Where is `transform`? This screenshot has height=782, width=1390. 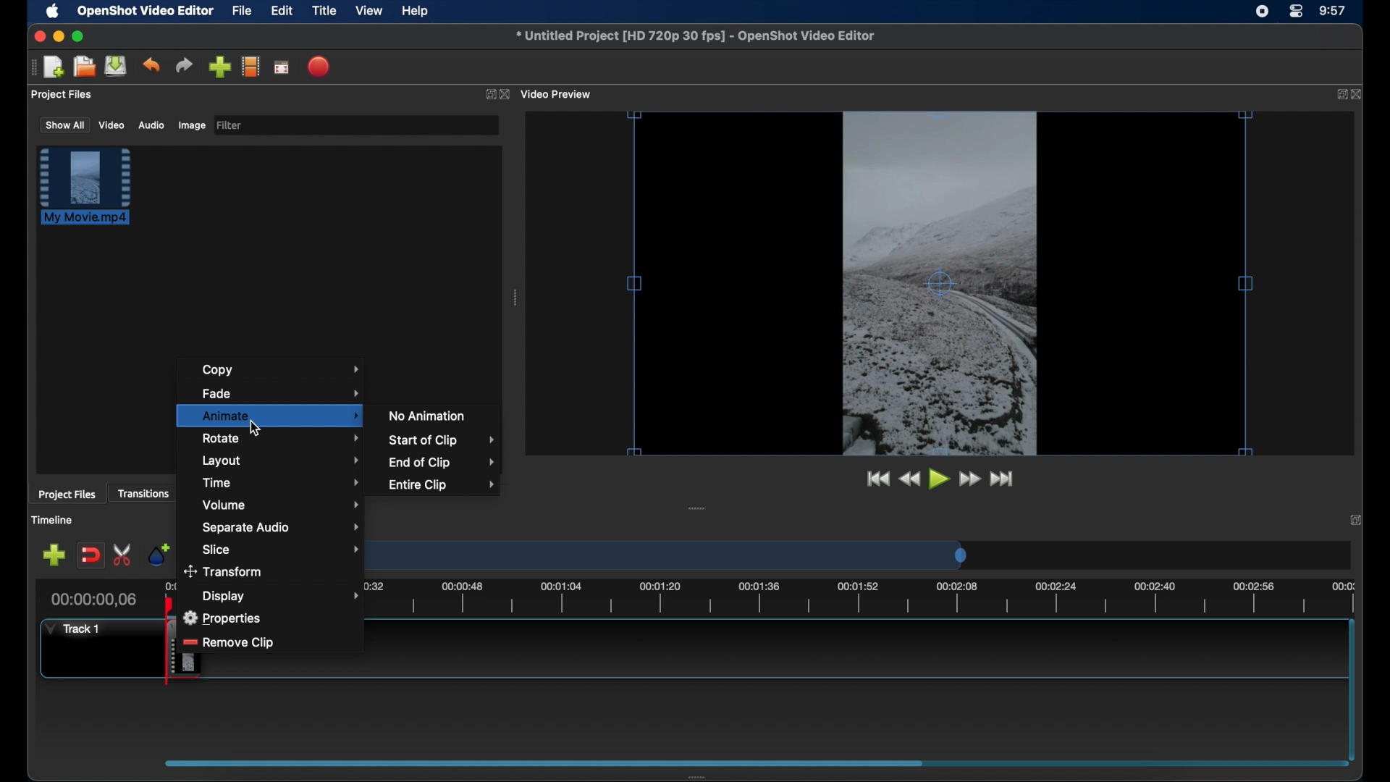
transform is located at coordinates (227, 571).